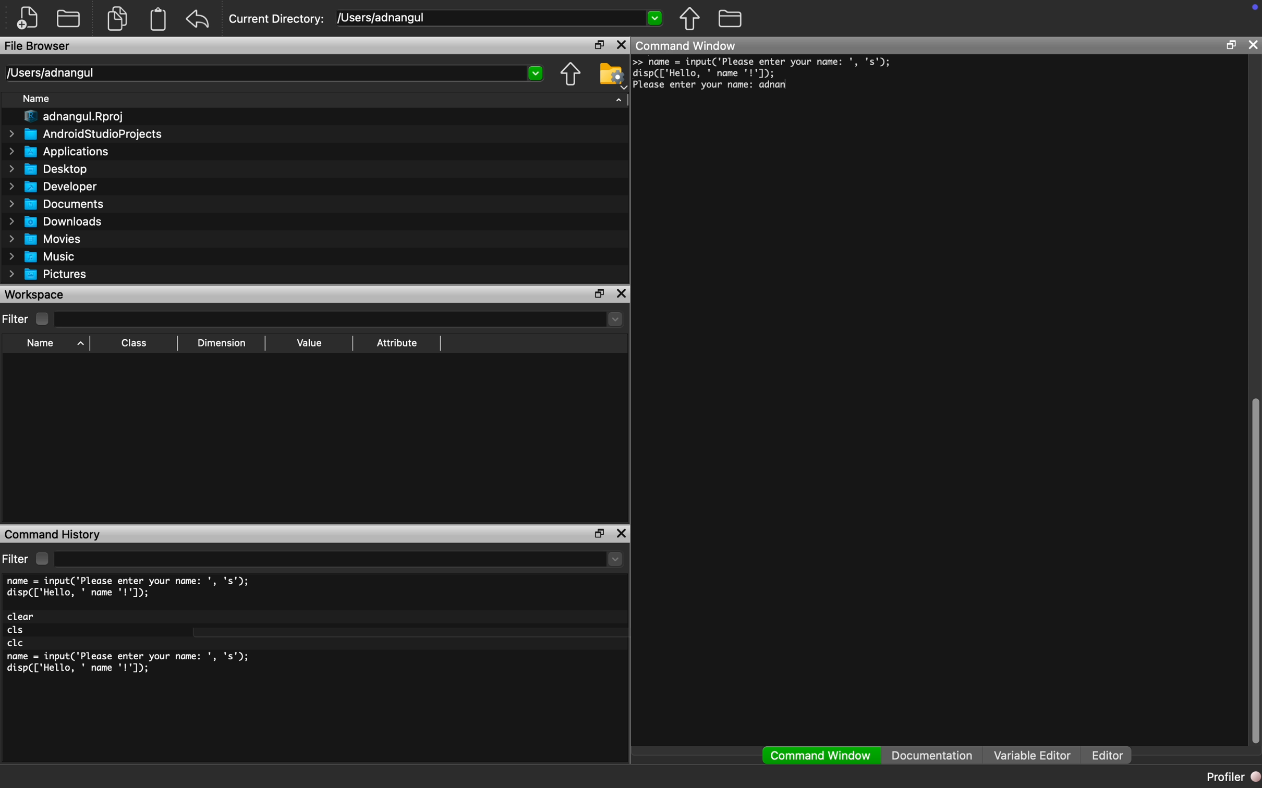  Describe the element at coordinates (612, 76) in the screenshot. I see `Folder settings` at that location.